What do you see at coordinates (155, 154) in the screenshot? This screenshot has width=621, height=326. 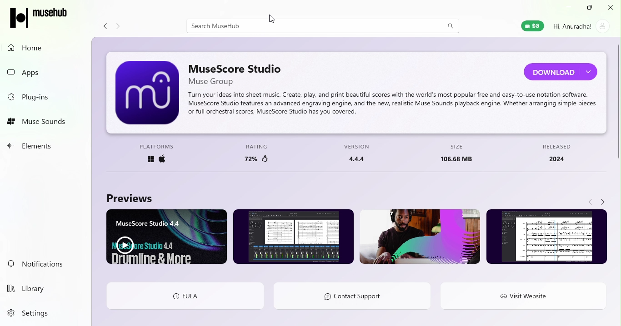 I see `Platforms` at bounding box center [155, 154].